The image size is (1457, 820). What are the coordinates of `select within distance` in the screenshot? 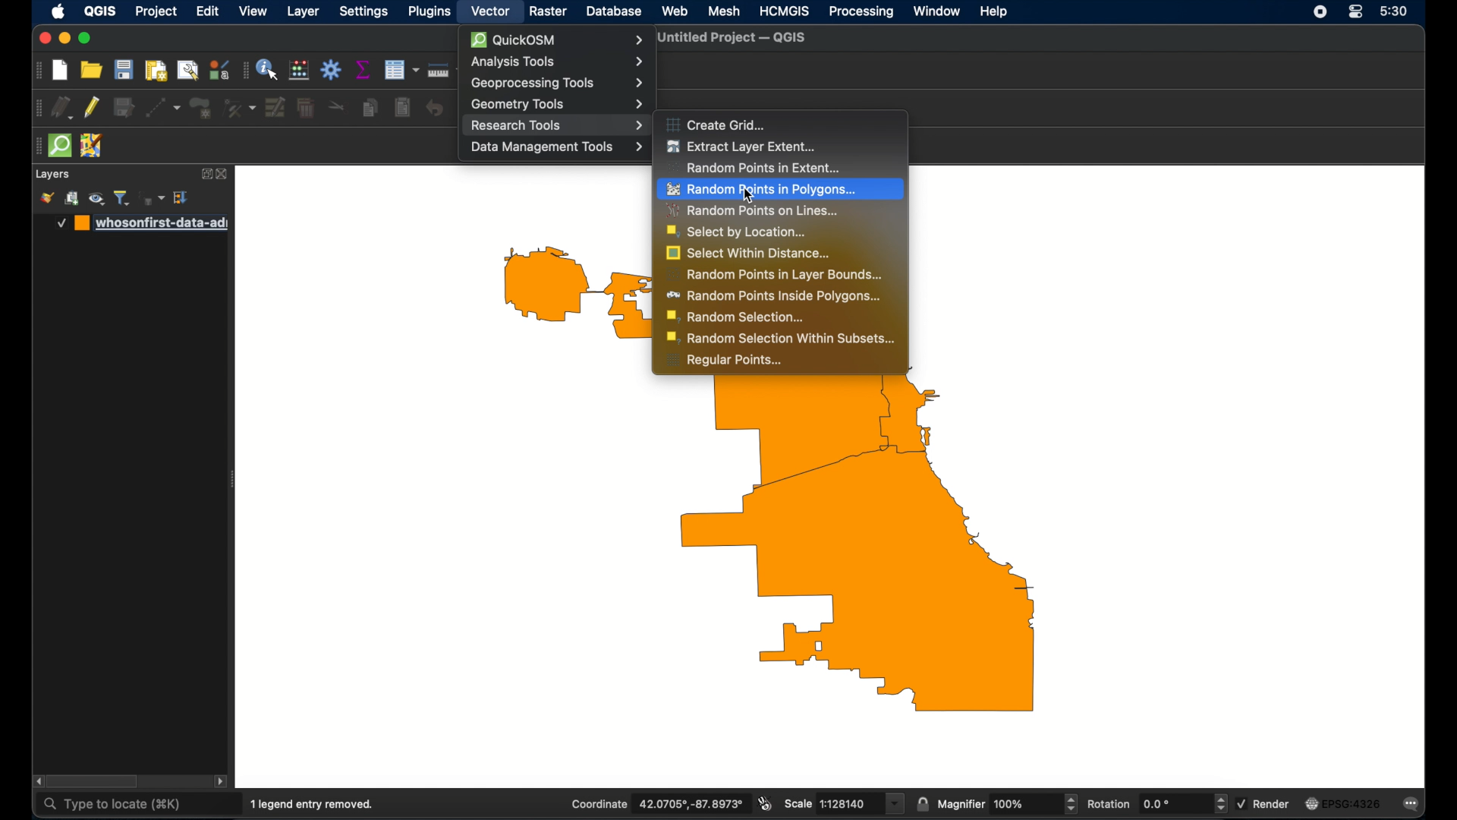 It's located at (749, 254).